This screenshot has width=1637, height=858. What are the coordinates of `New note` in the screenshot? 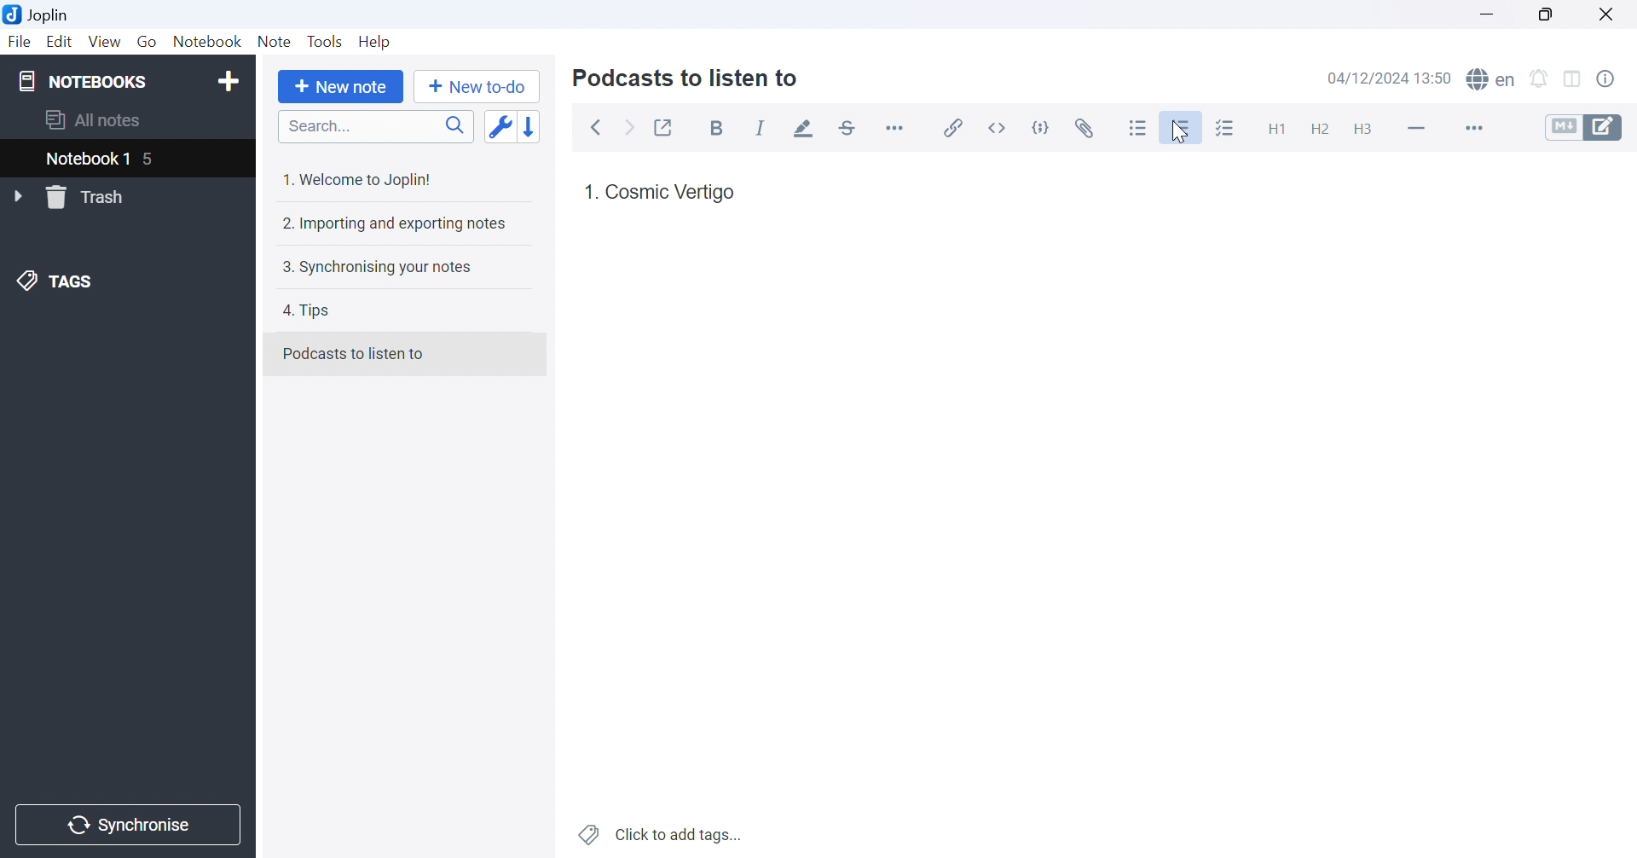 It's located at (344, 88).